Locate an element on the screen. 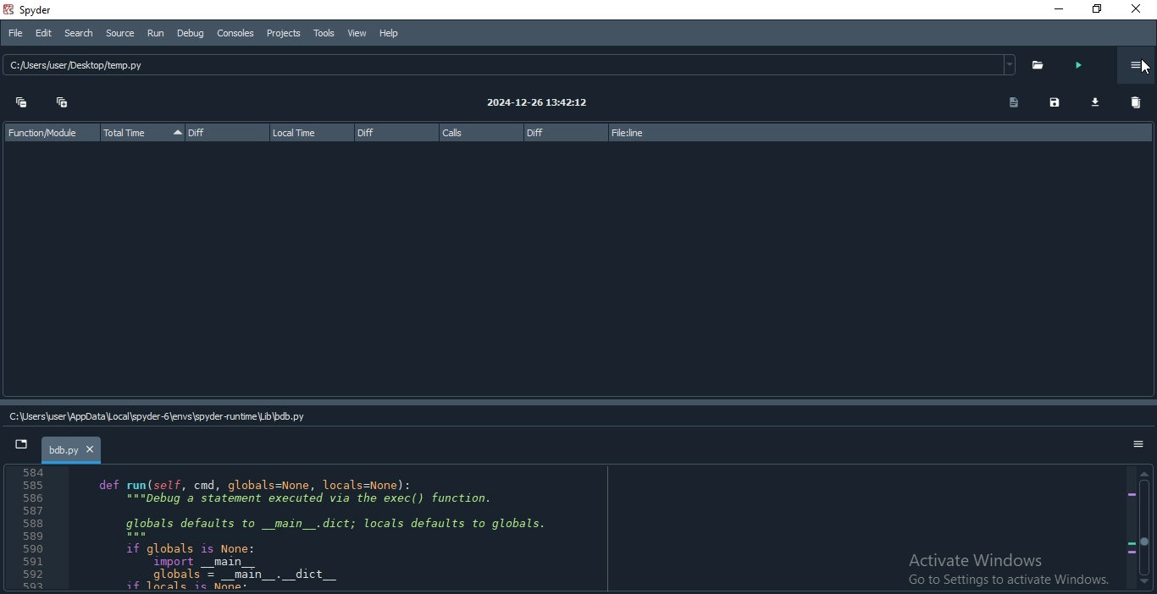 This screenshot has width=1157, height=594. save is located at coordinates (1053, 102).